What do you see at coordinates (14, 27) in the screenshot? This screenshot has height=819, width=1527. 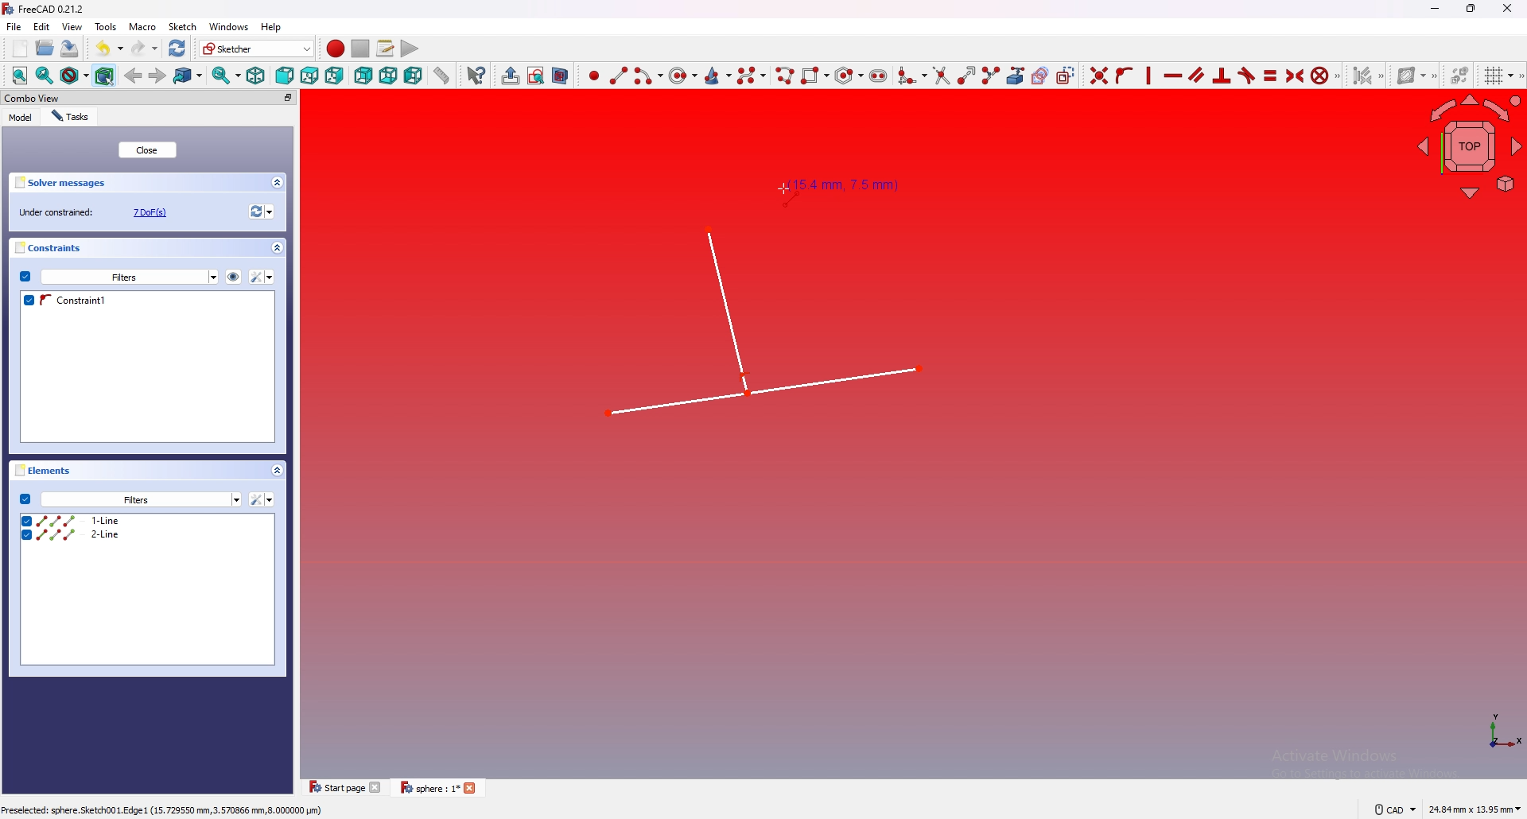 I see `File` at bounding box center [14, 27].